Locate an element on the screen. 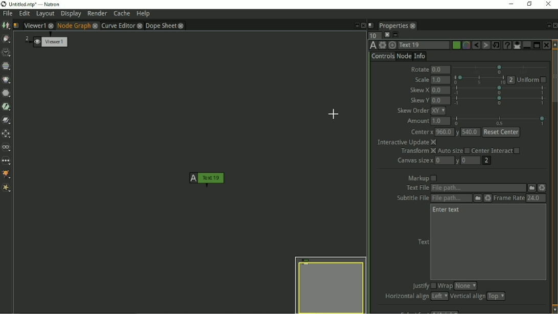 Image resolution: width=558 pixels, height=314 pixels. Dope sheet is located at coordinates (161, 26).